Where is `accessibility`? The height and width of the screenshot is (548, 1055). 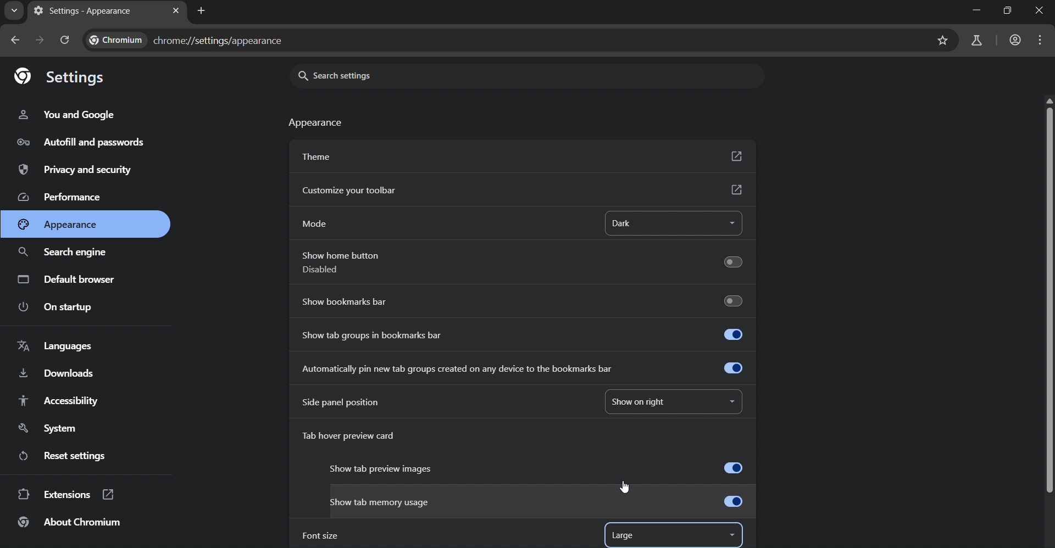
accessibility is located at coordinates (70, 403).